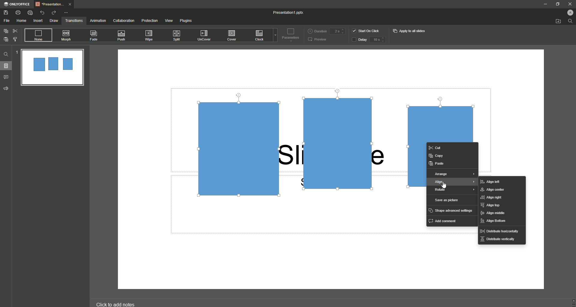 The width and height of the screenshot is (576, 307). What do you see at coordinates (15, 31) in the screenshot?
I see `Cut` at bounding box center [15, 31].